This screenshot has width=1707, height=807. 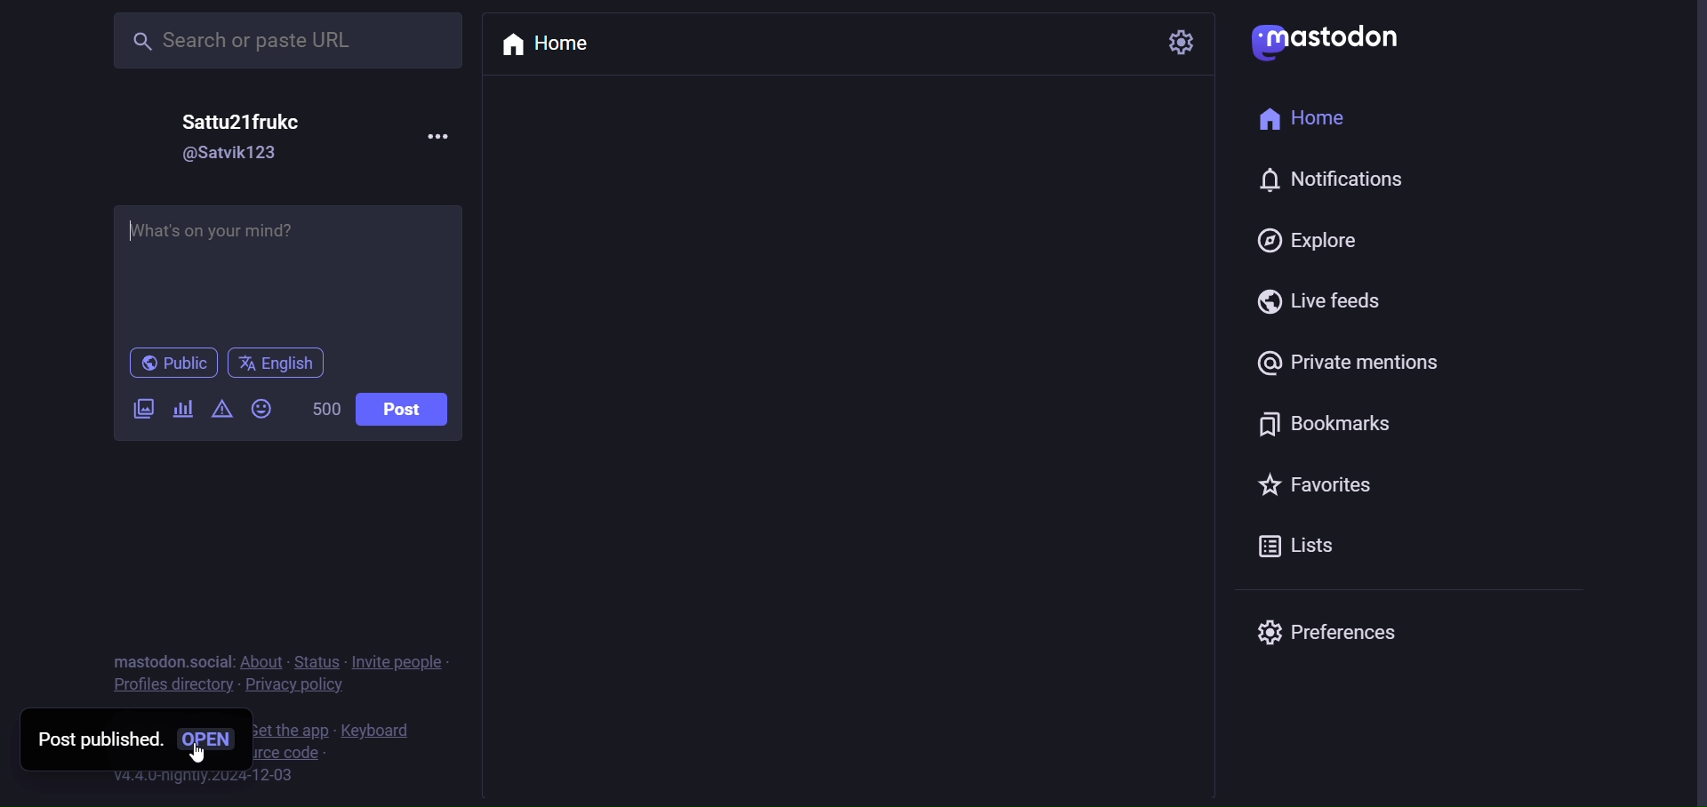 I want to click on about, so click(x=260, y=661).